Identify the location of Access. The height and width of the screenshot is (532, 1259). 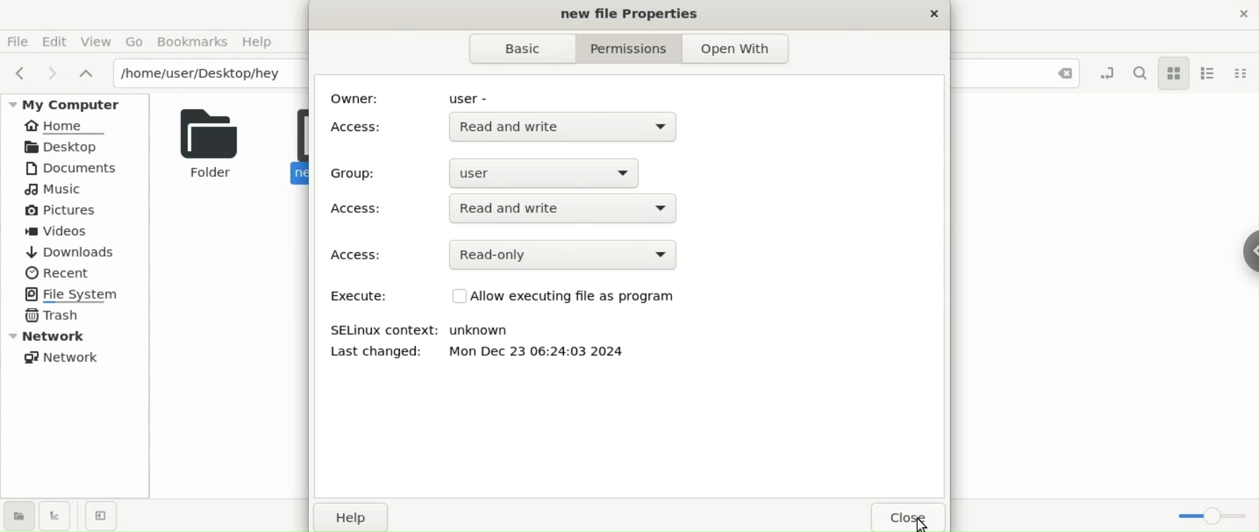
(357, 256).